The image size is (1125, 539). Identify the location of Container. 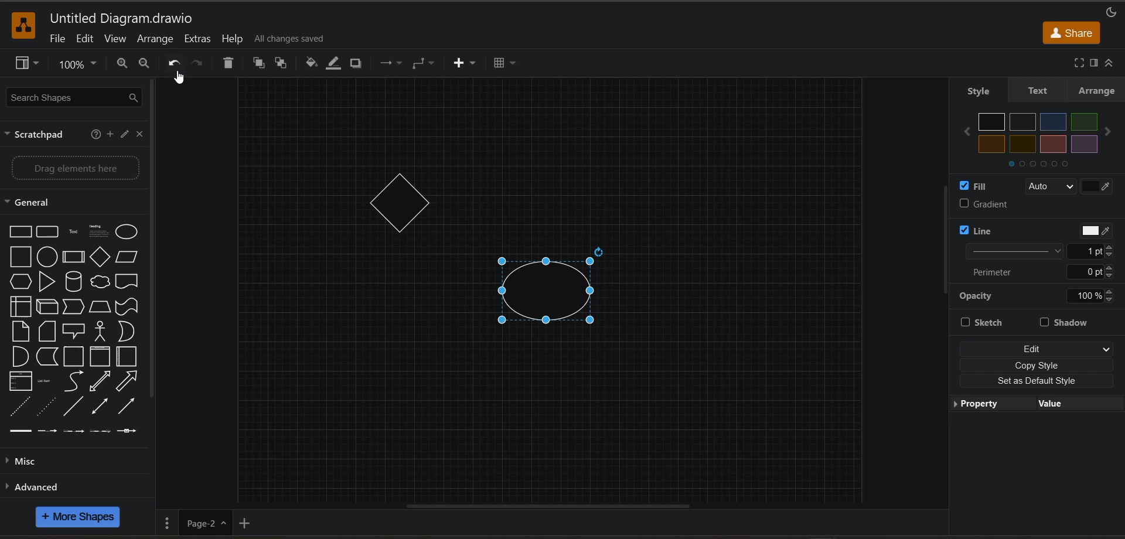
(74, 357).